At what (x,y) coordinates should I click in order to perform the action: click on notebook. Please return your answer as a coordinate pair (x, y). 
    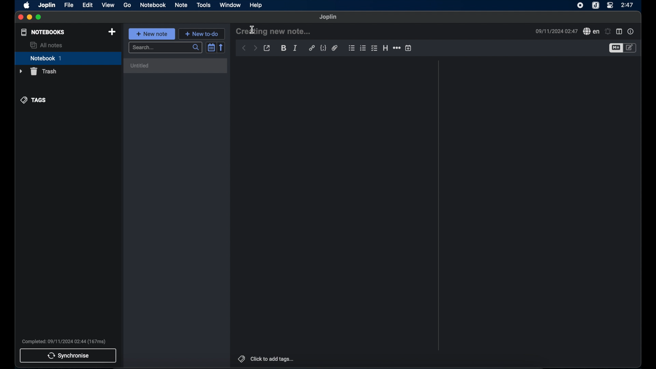
    Looking at the image, I should click on (153, 5).